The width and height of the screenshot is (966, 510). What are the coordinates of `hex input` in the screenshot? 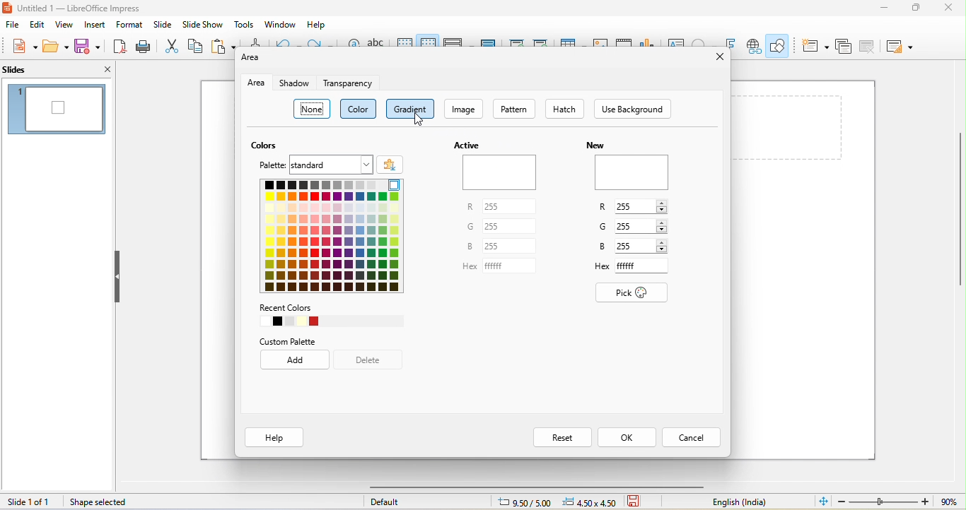 It's located at (511, 266).